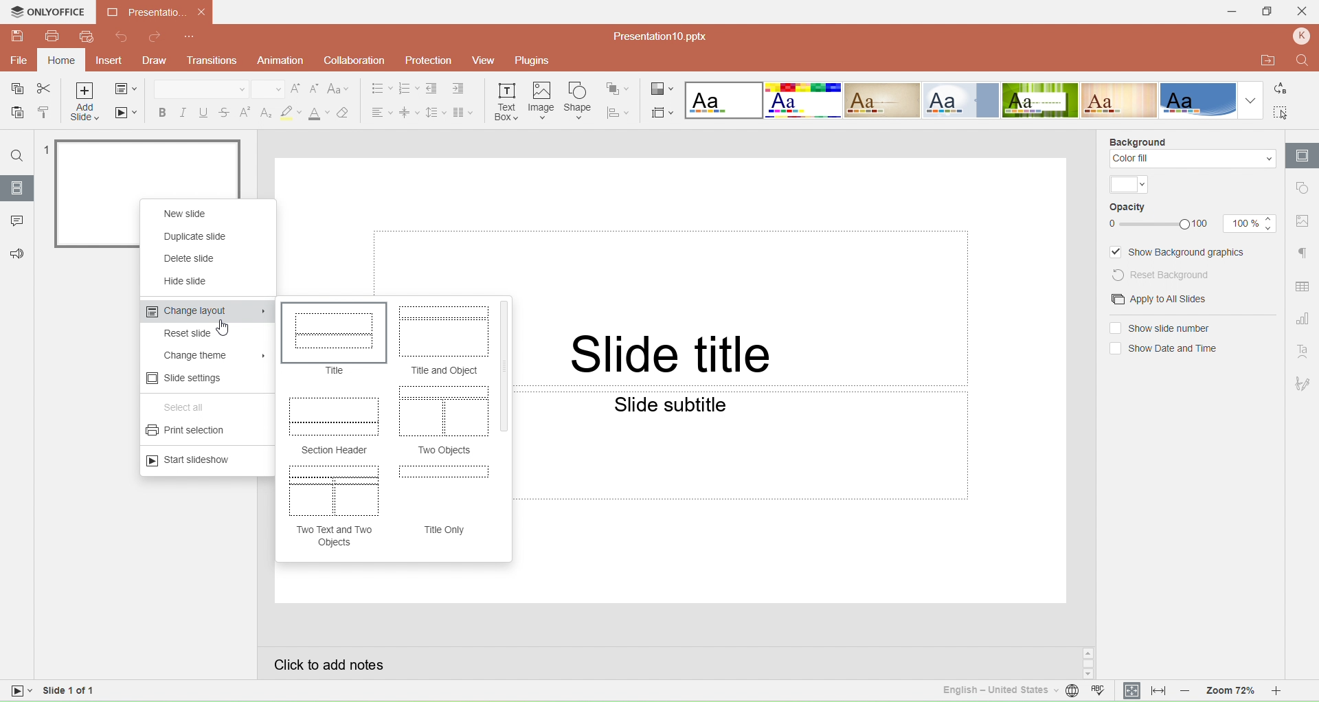 This screenshot has height=702, width=1319. Describe the element at coordinates (408, 89) in the screenshot. I see `Numbering` at that location.